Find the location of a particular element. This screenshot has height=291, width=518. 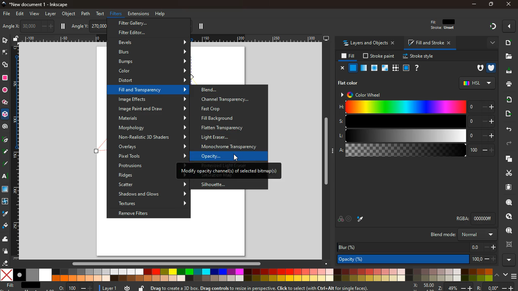

image effects is located at coordinates (152, 99).